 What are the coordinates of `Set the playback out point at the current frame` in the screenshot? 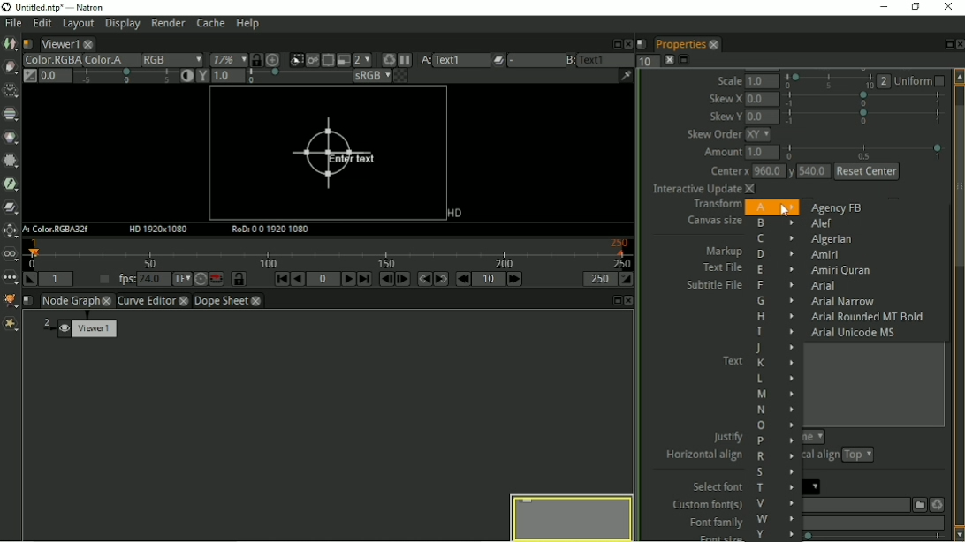 It's located at (627, 279).